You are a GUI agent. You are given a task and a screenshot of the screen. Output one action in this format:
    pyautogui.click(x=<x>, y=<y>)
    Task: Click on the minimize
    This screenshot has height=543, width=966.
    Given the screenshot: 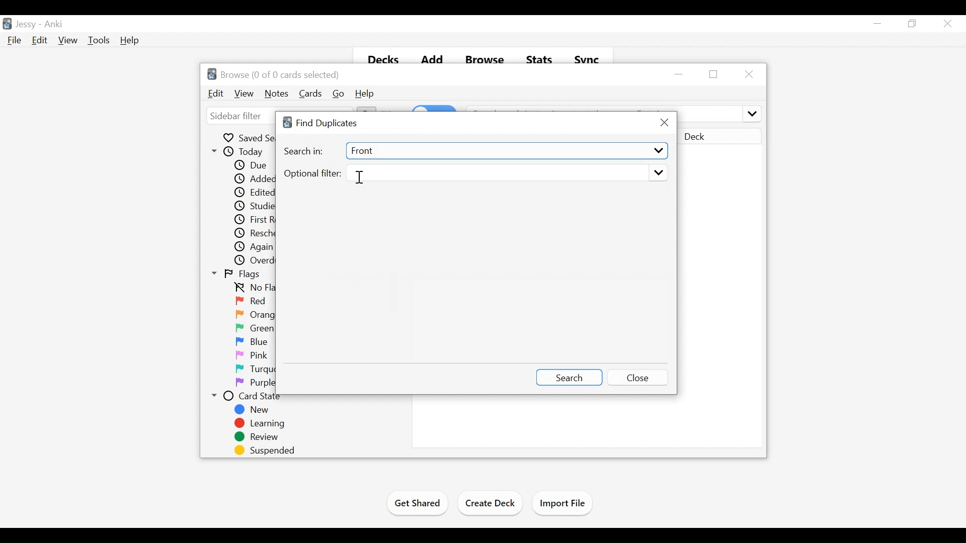 What is the action you would take?
    pyautogui.click(x=877, y=23)
    